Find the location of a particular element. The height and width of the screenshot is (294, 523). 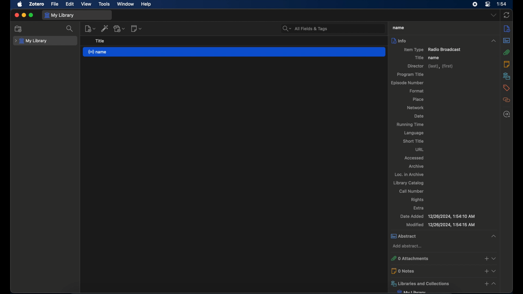

dropdown is located at coordinates (493, 15).